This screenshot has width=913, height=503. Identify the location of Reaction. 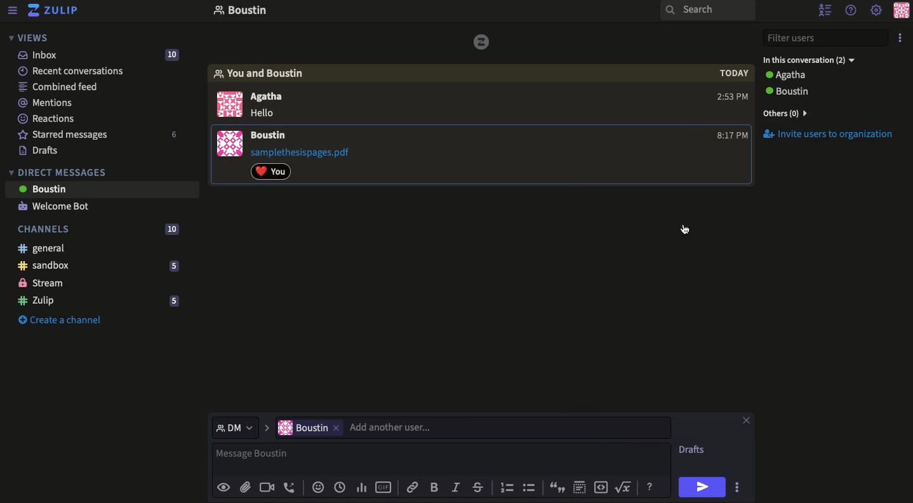
(317, 486).